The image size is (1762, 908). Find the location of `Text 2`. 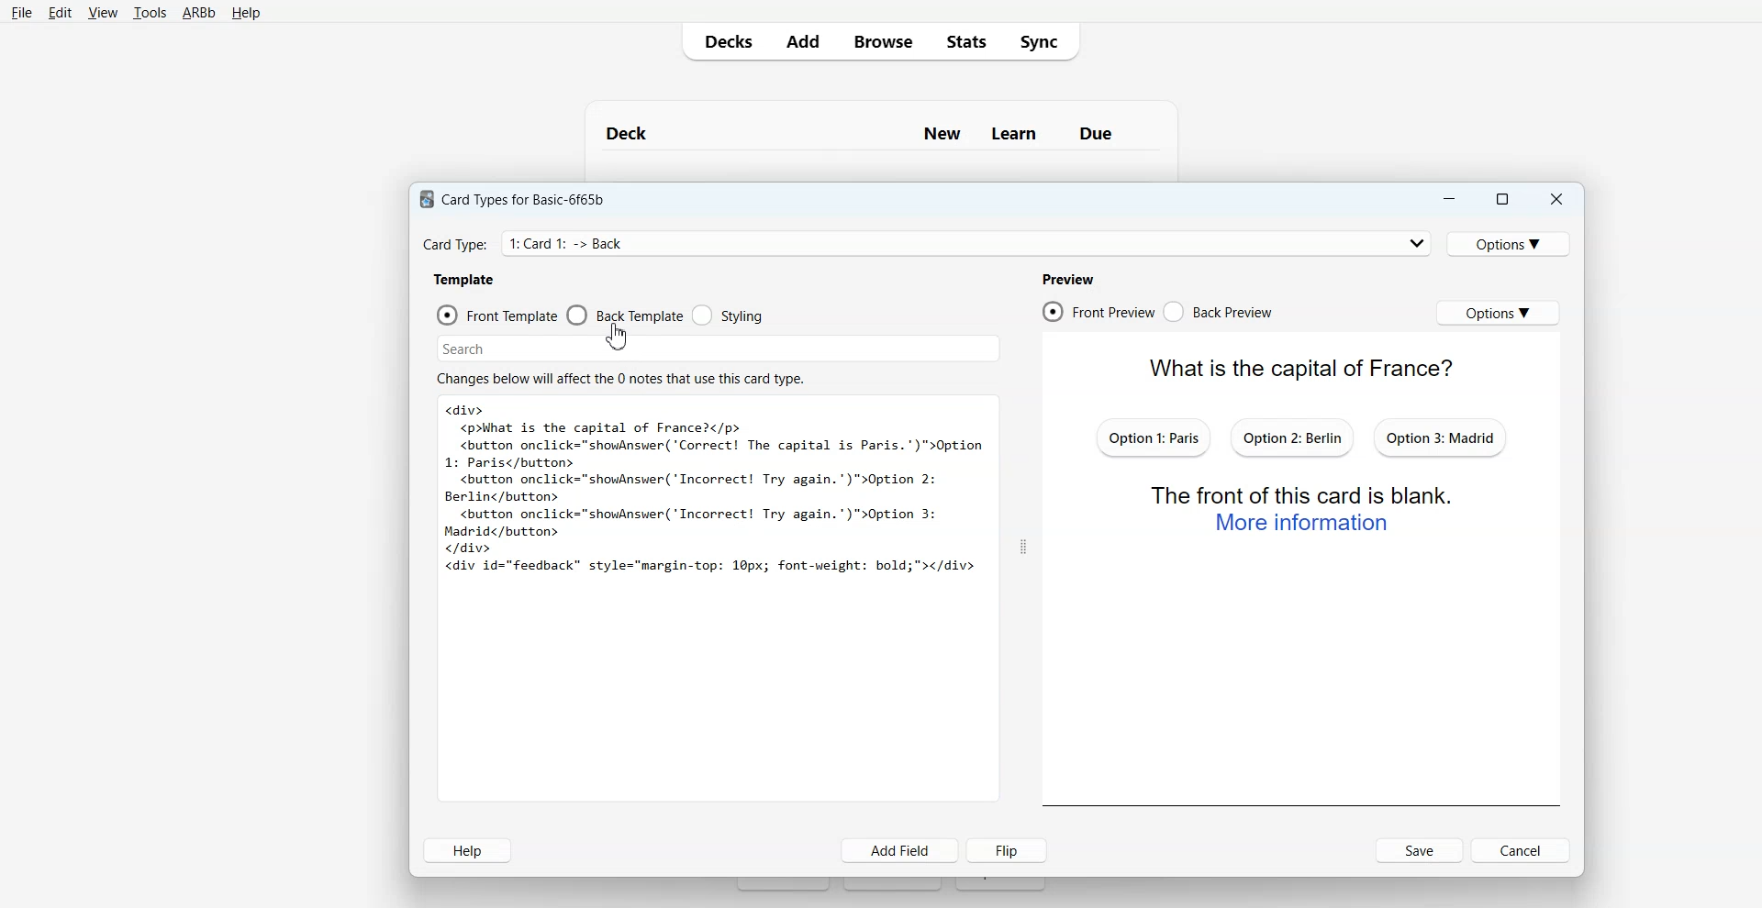

Text 2 is located at coordinates (464, 279).